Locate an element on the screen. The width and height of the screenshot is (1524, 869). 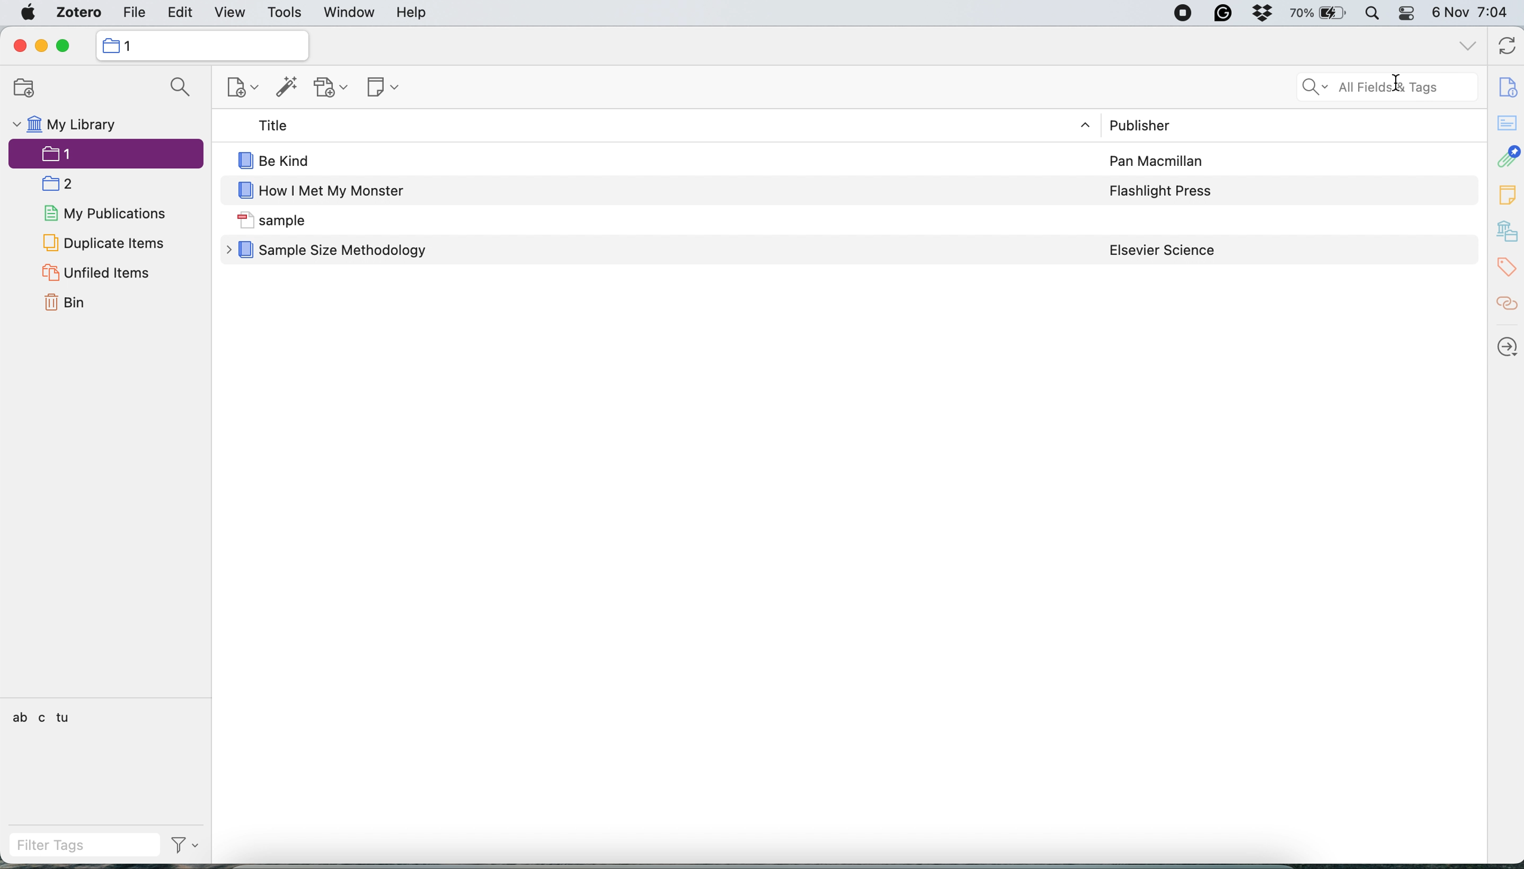
collection 2 is located at coordinates (63, 184).